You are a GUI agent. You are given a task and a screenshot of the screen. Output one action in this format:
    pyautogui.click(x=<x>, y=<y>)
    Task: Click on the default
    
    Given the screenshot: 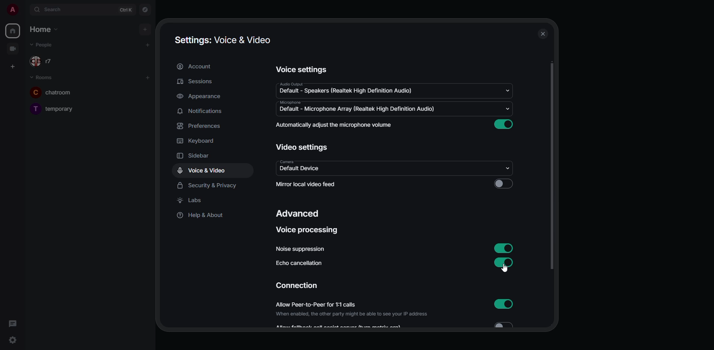 What is the action you would take?
    pyautogui.click(x=356, y=109)
    